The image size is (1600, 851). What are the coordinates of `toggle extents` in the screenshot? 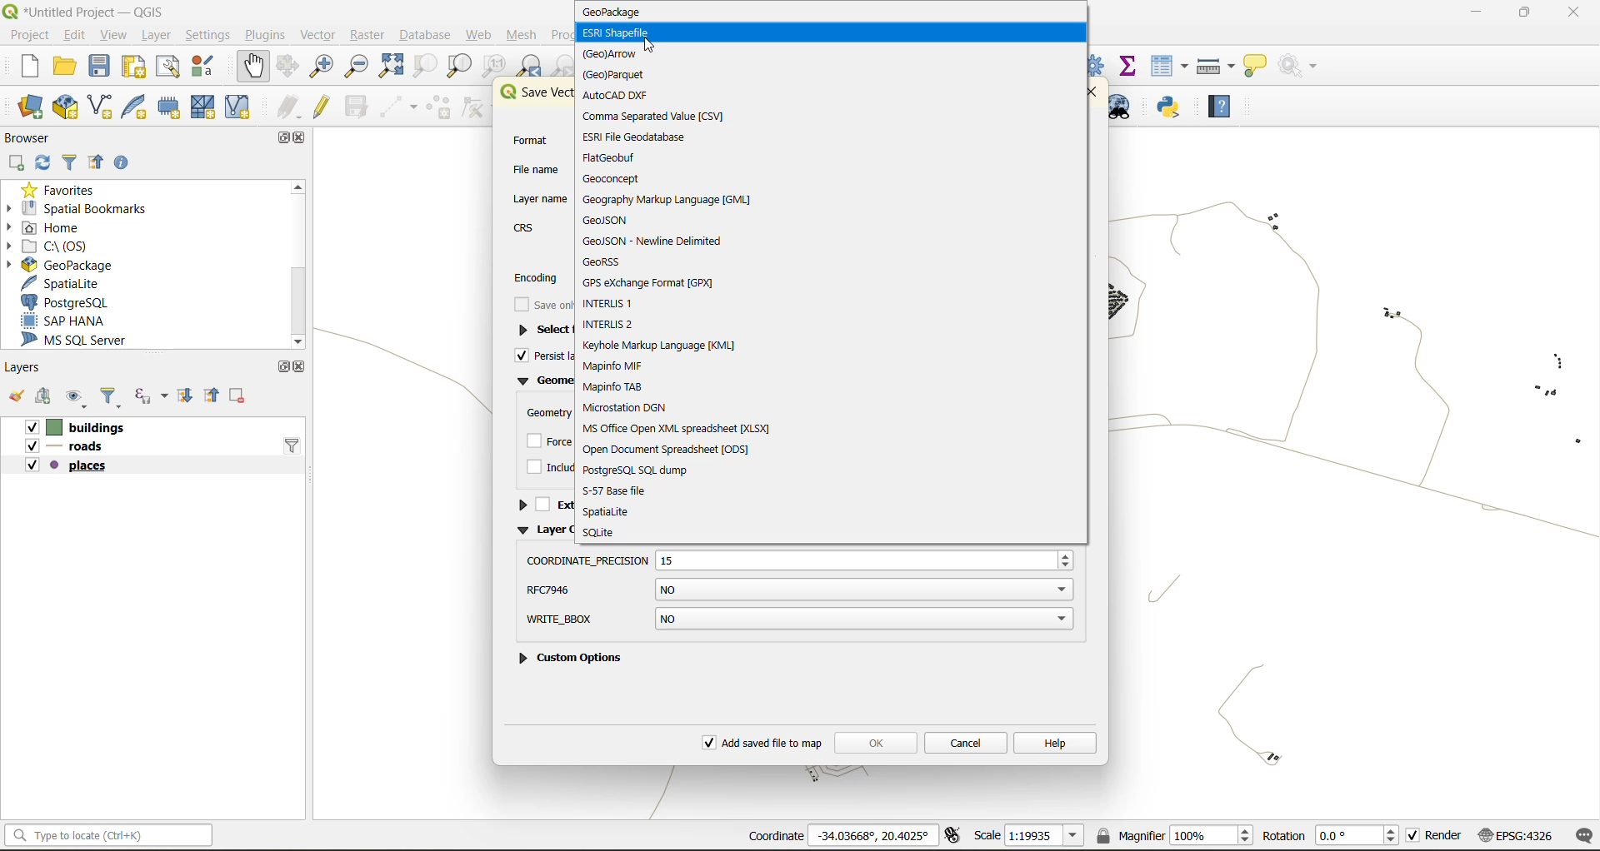 It's located at (954, 835).